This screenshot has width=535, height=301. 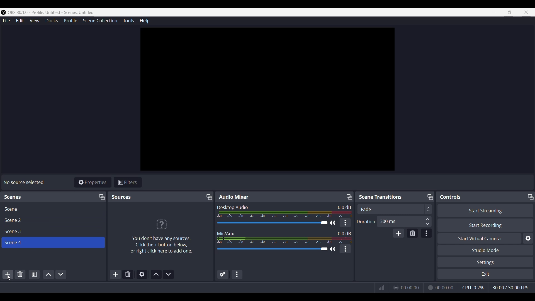 I want to click on File Preview, so click(x=268, y=99).